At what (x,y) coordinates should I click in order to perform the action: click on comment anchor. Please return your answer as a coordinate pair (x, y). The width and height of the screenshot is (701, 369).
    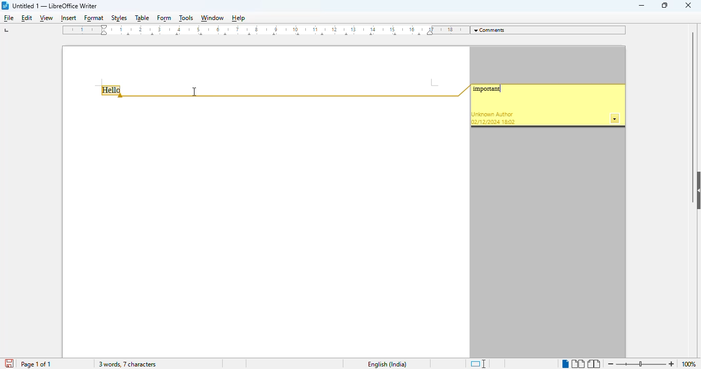
    Looking at the image, I should click on (298, 91).